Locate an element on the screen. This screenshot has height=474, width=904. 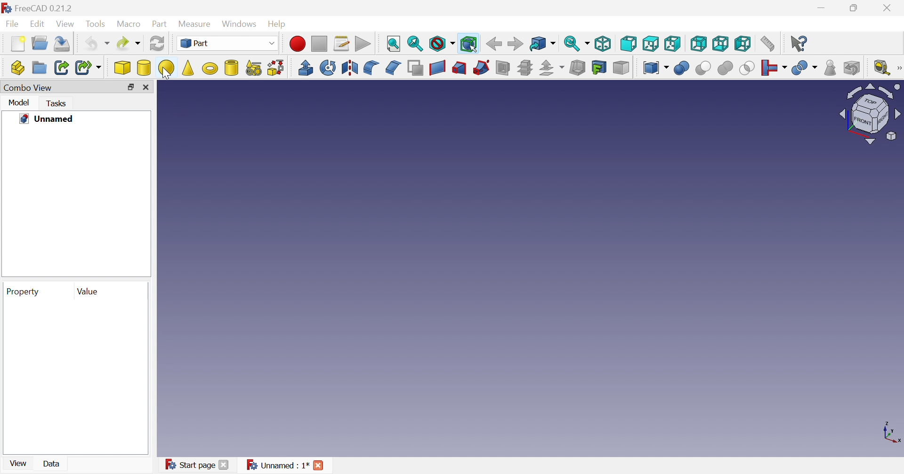
Tasks is located at coordinates (58, 103).